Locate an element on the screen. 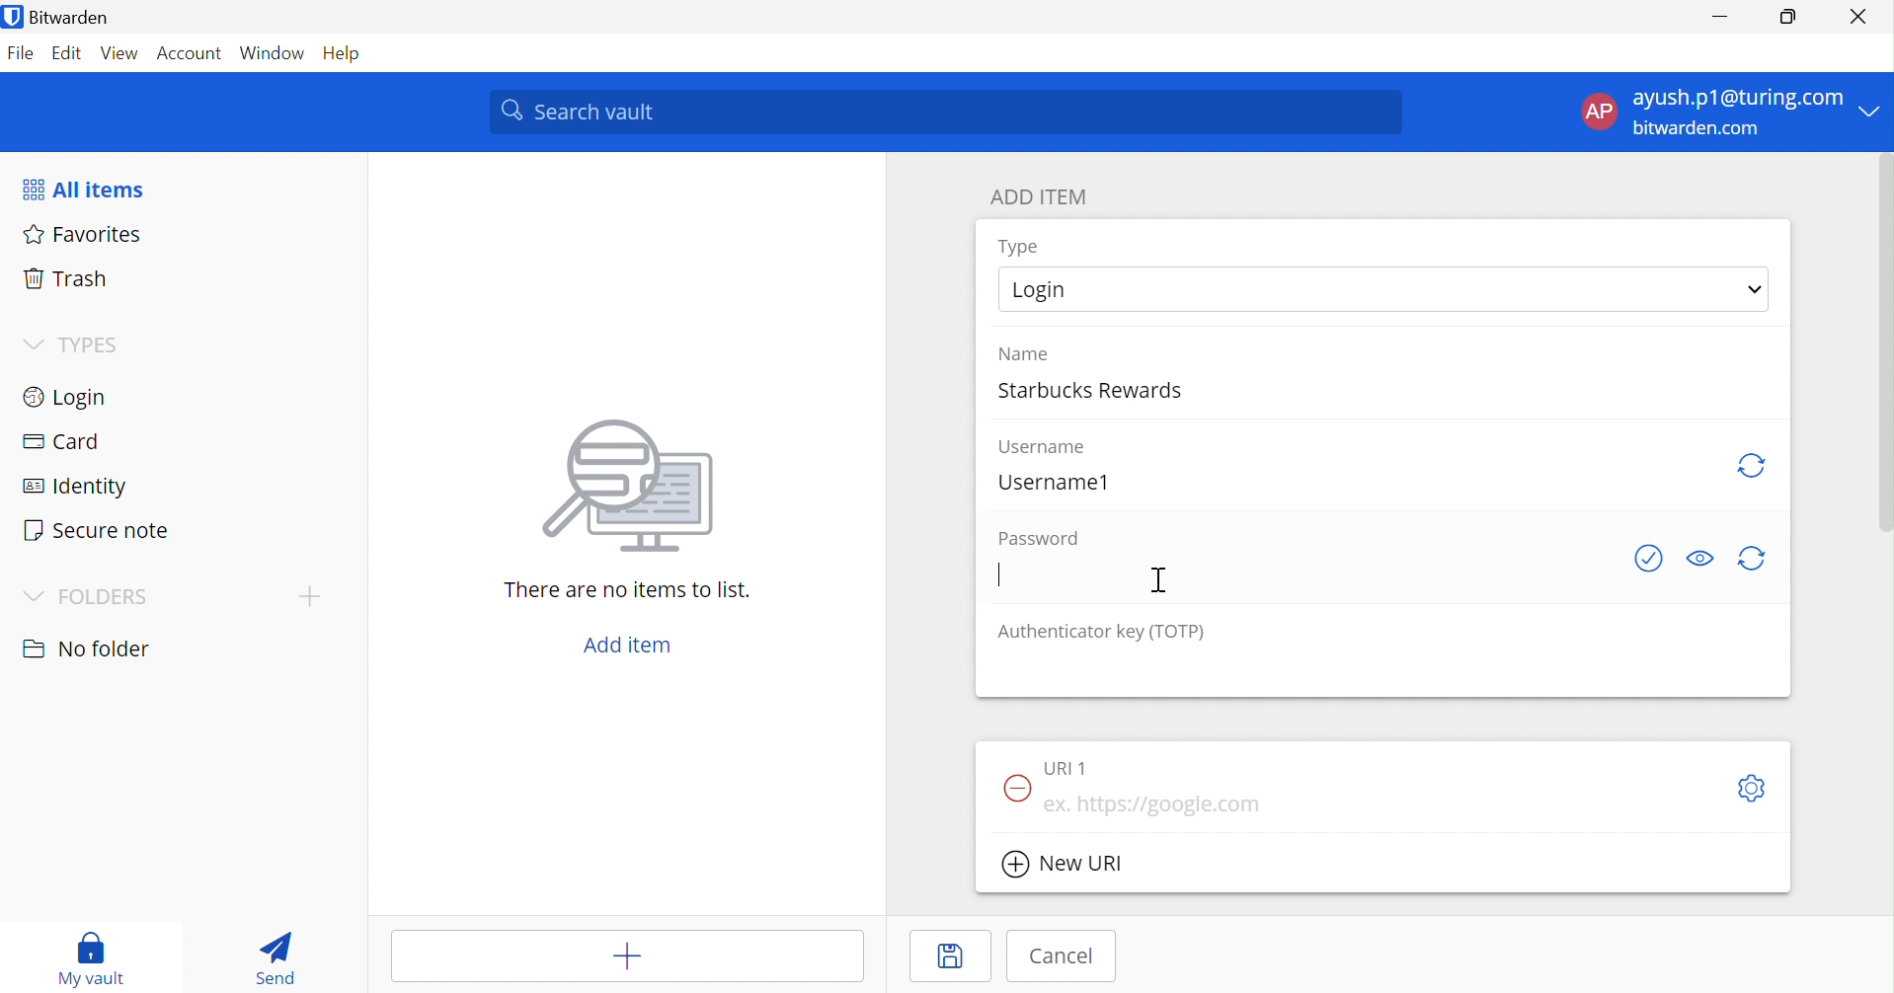 Image resolution: width=1894 pixels, height=993 pixels. Send is located at coordinates (280, 956).